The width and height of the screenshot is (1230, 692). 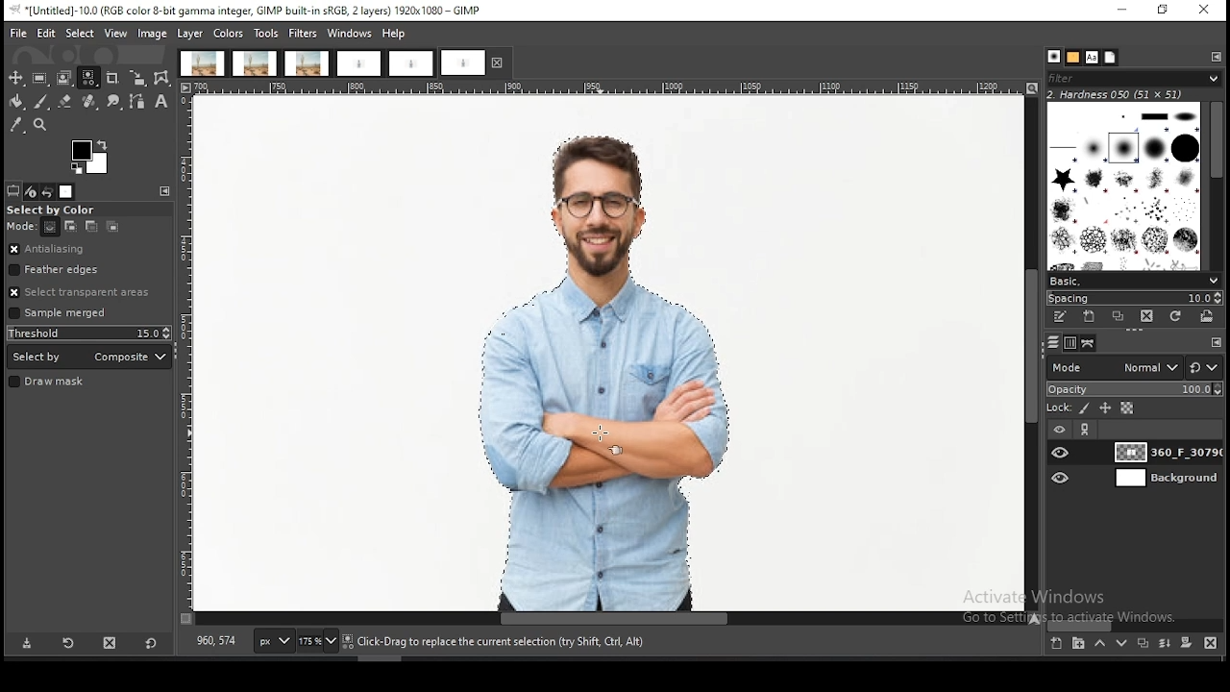 What do you see at coordinates (1092, 58) in the screenshot?
I see `fonts` at bounding box center [1092, 58].